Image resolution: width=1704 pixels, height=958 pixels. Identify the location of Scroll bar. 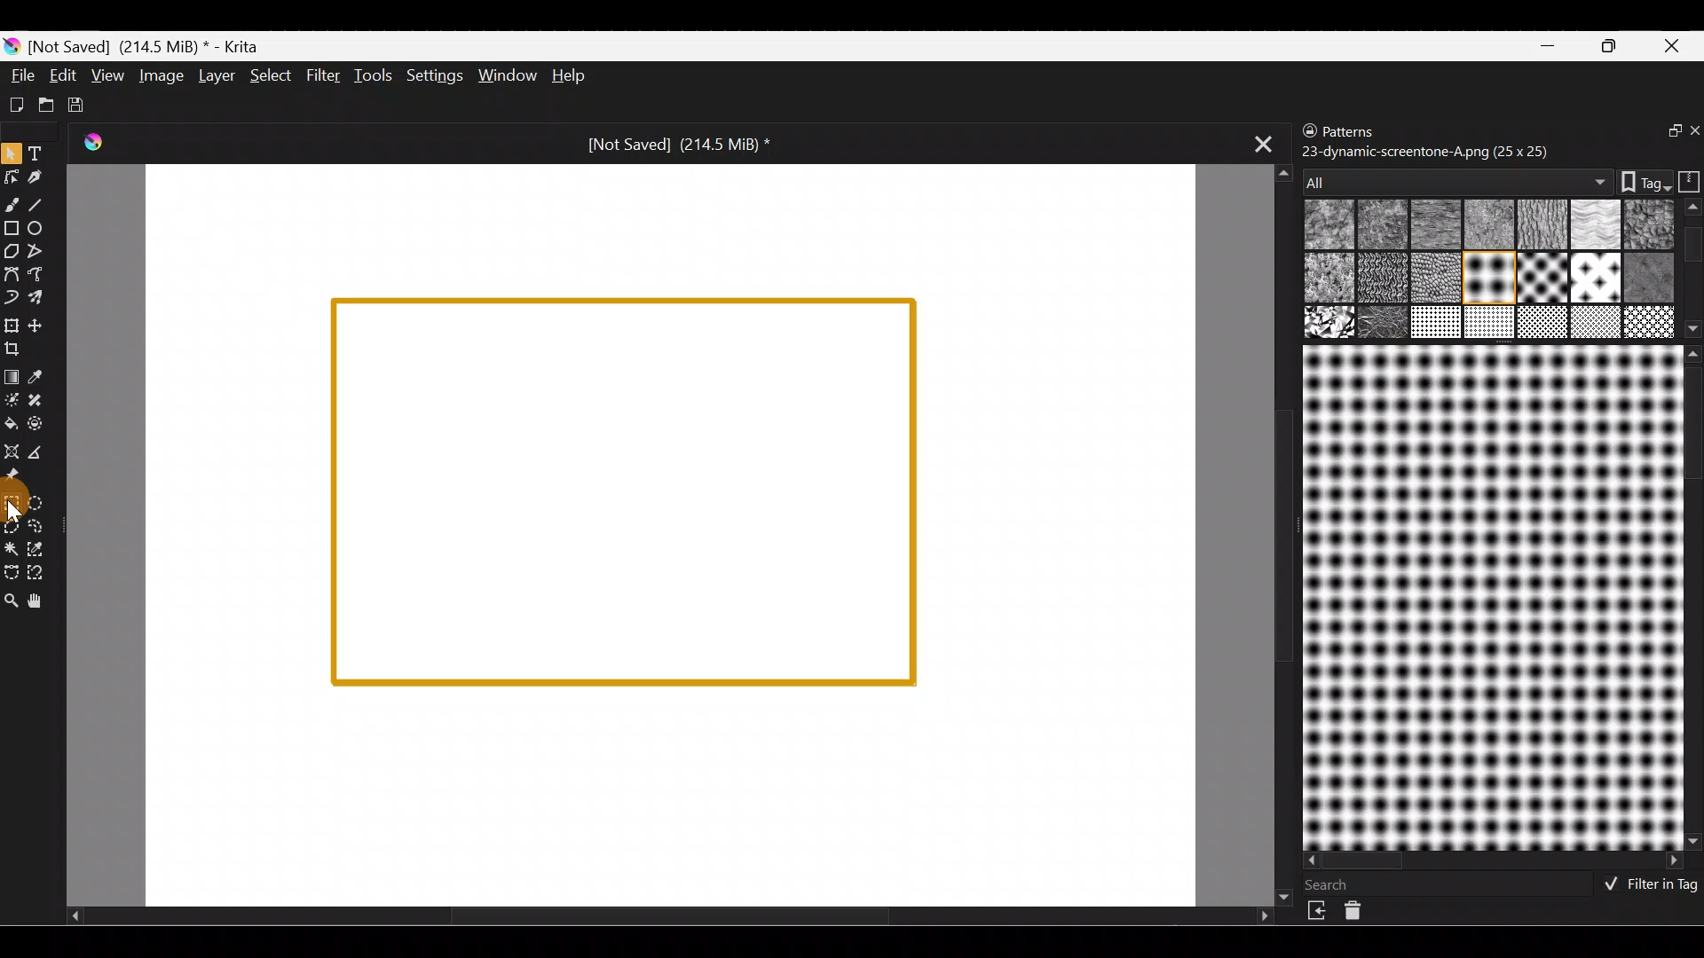
(1693, 269).